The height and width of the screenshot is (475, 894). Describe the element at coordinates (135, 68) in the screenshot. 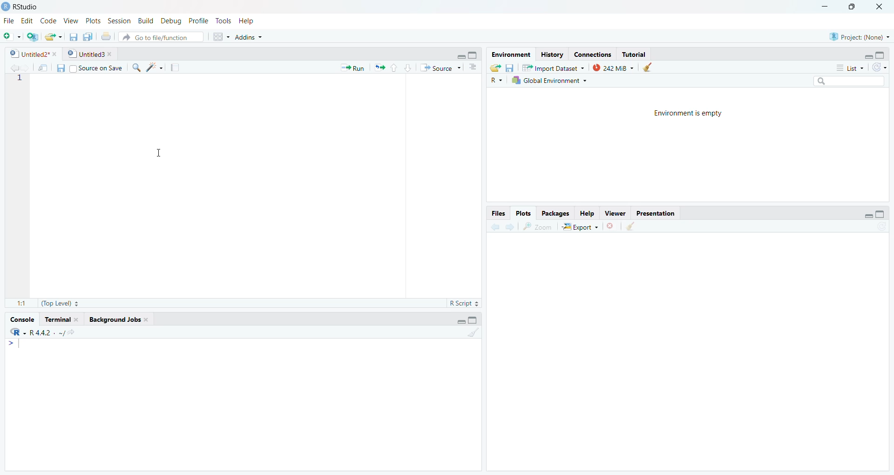

I see `search` at that location.